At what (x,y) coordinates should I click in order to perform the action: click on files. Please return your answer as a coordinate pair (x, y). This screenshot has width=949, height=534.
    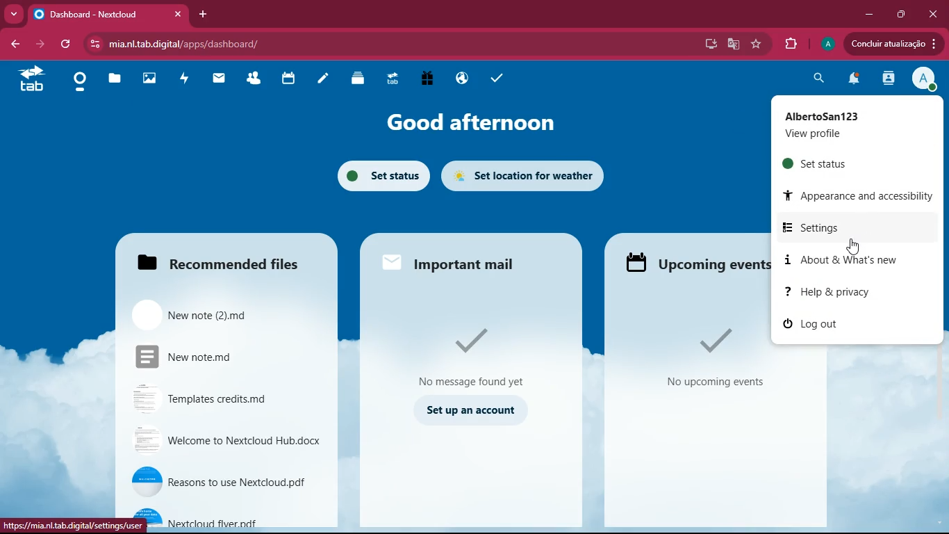
    Looking at the image, I should click on (113, 80).